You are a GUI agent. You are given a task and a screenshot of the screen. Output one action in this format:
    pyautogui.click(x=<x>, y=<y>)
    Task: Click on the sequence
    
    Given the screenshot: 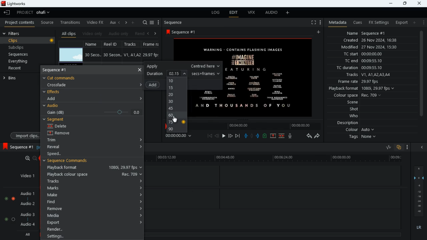 What is the action you would take?
    pyautogui.click(x=60, y=70)
    